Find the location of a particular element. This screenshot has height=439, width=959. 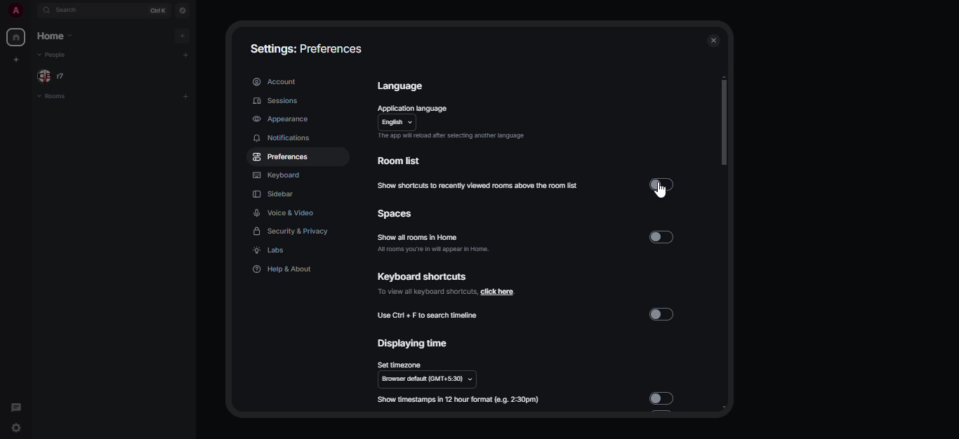

room list is located at coordinates (404, 161).